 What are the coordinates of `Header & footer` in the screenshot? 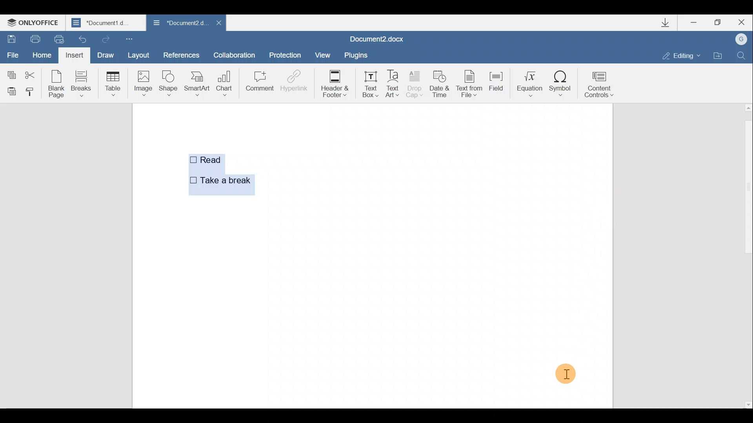 It's located at (337, 84).